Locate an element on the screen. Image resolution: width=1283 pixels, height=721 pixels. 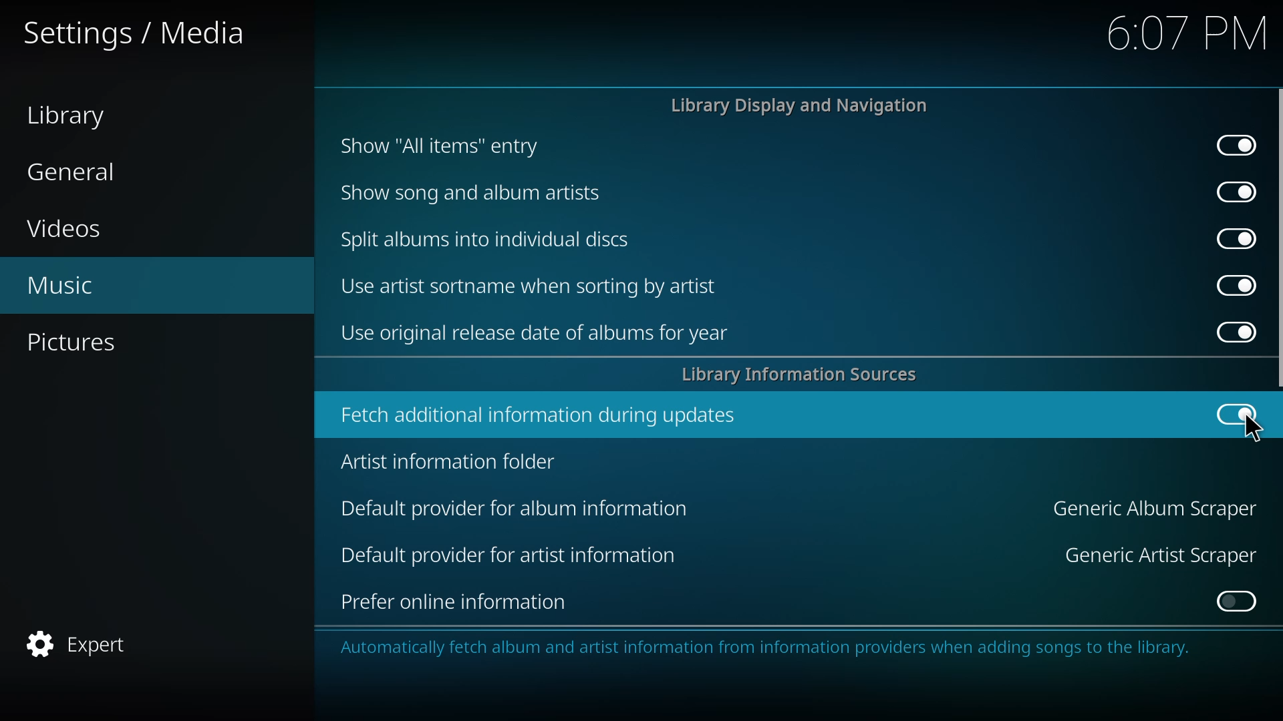
enabled is located at coordinates (1237, 237).